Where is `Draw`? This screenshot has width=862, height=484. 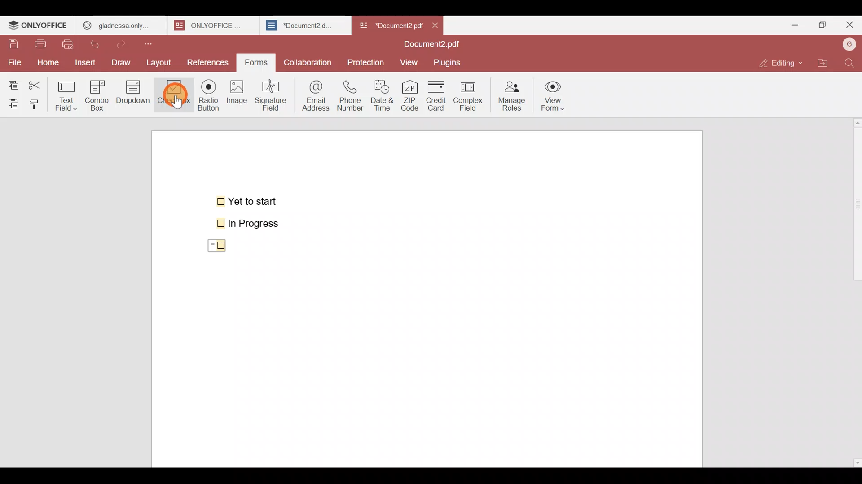 Draw is located at coordinates (123, 61).